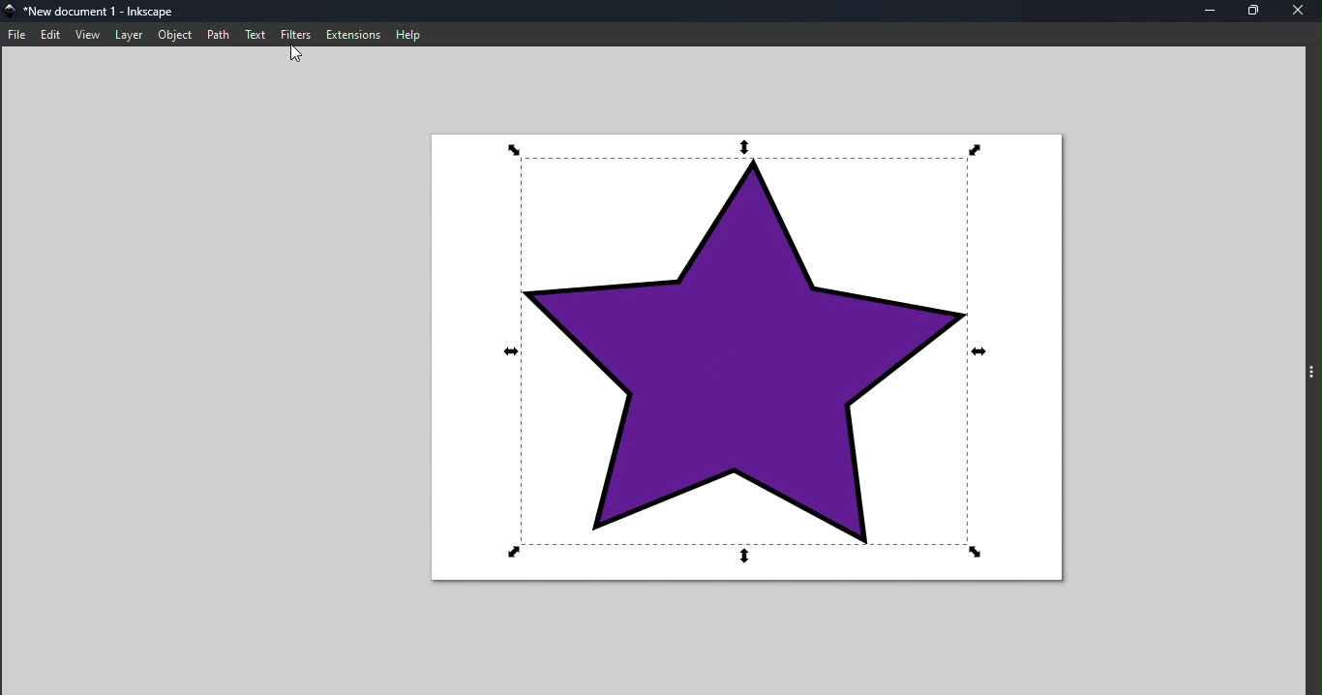 The height and width of the screenshot is (695, 1322). I want to click on Minimize, so click(1217, 13).